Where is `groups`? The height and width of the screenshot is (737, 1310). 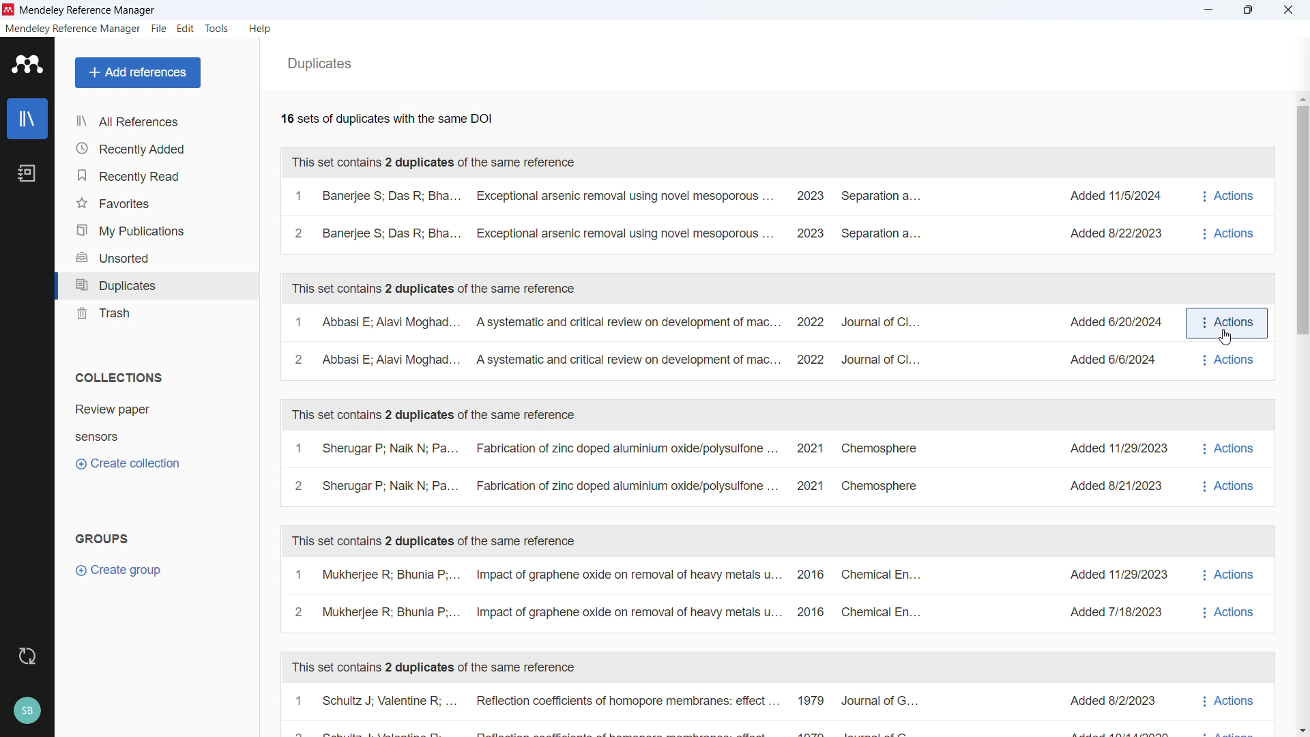
groups is located at coordinates (102, 538).